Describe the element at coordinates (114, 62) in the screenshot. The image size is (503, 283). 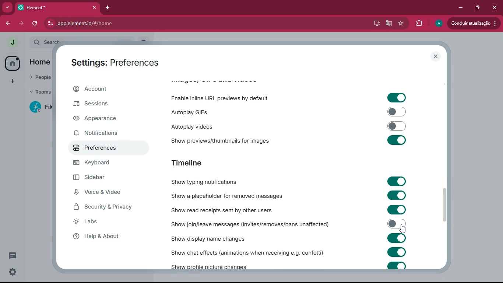
I see `settings: preferences` at that location.